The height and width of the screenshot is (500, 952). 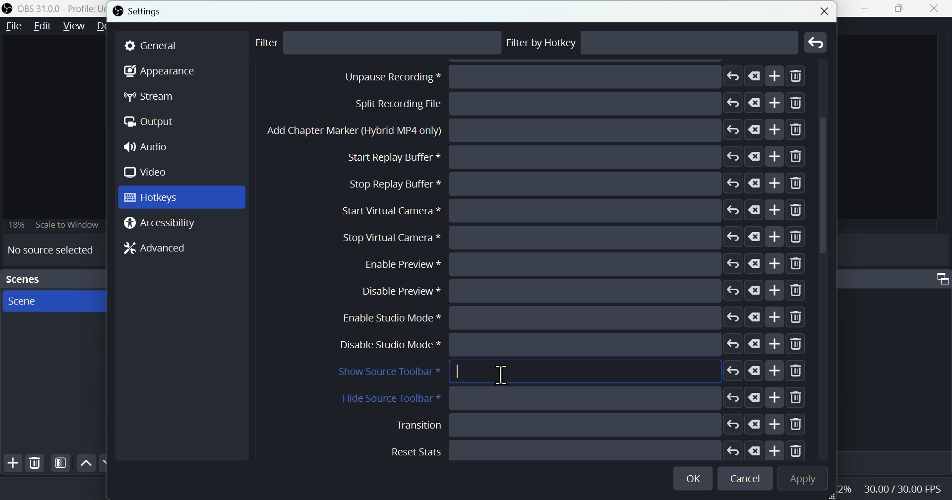 I want to click on Disable preview, so click(x=583, y=424).